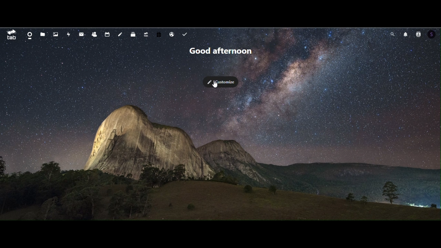 The height and width of the screenshot is (248, 441). What do you see at coordinates (392, 33) in the screenshot?
I see `search` at bounding box center [392, 33].